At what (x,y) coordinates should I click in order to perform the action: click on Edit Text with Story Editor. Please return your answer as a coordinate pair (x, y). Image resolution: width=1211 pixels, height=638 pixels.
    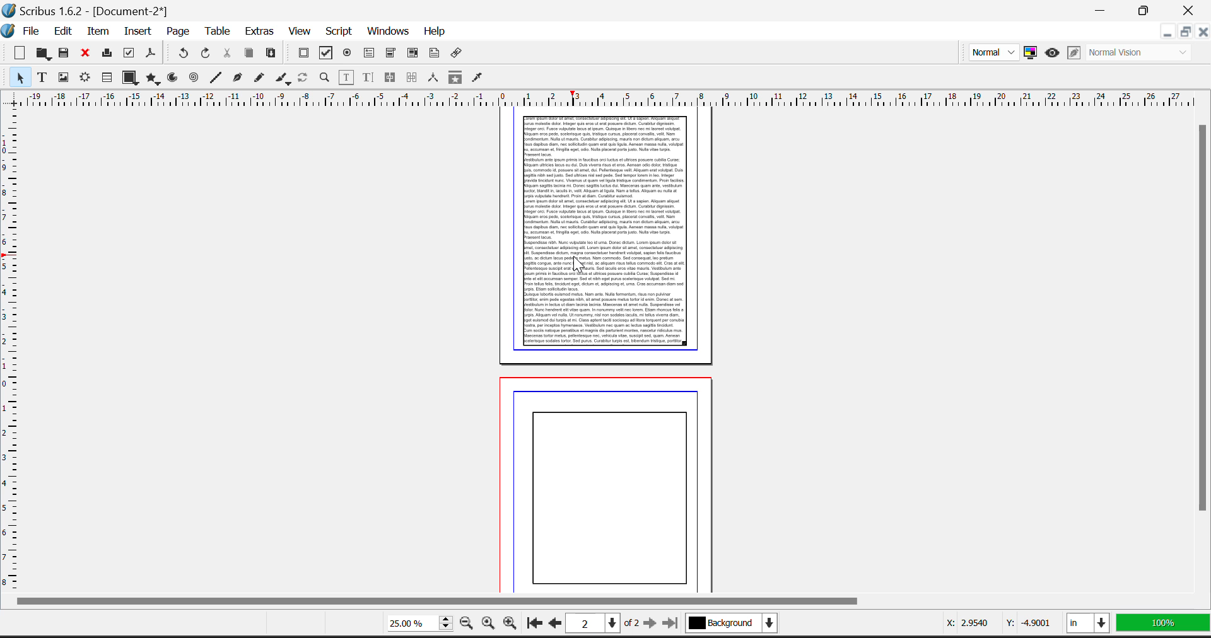
    Looking at the image, I should click on (366, 78).